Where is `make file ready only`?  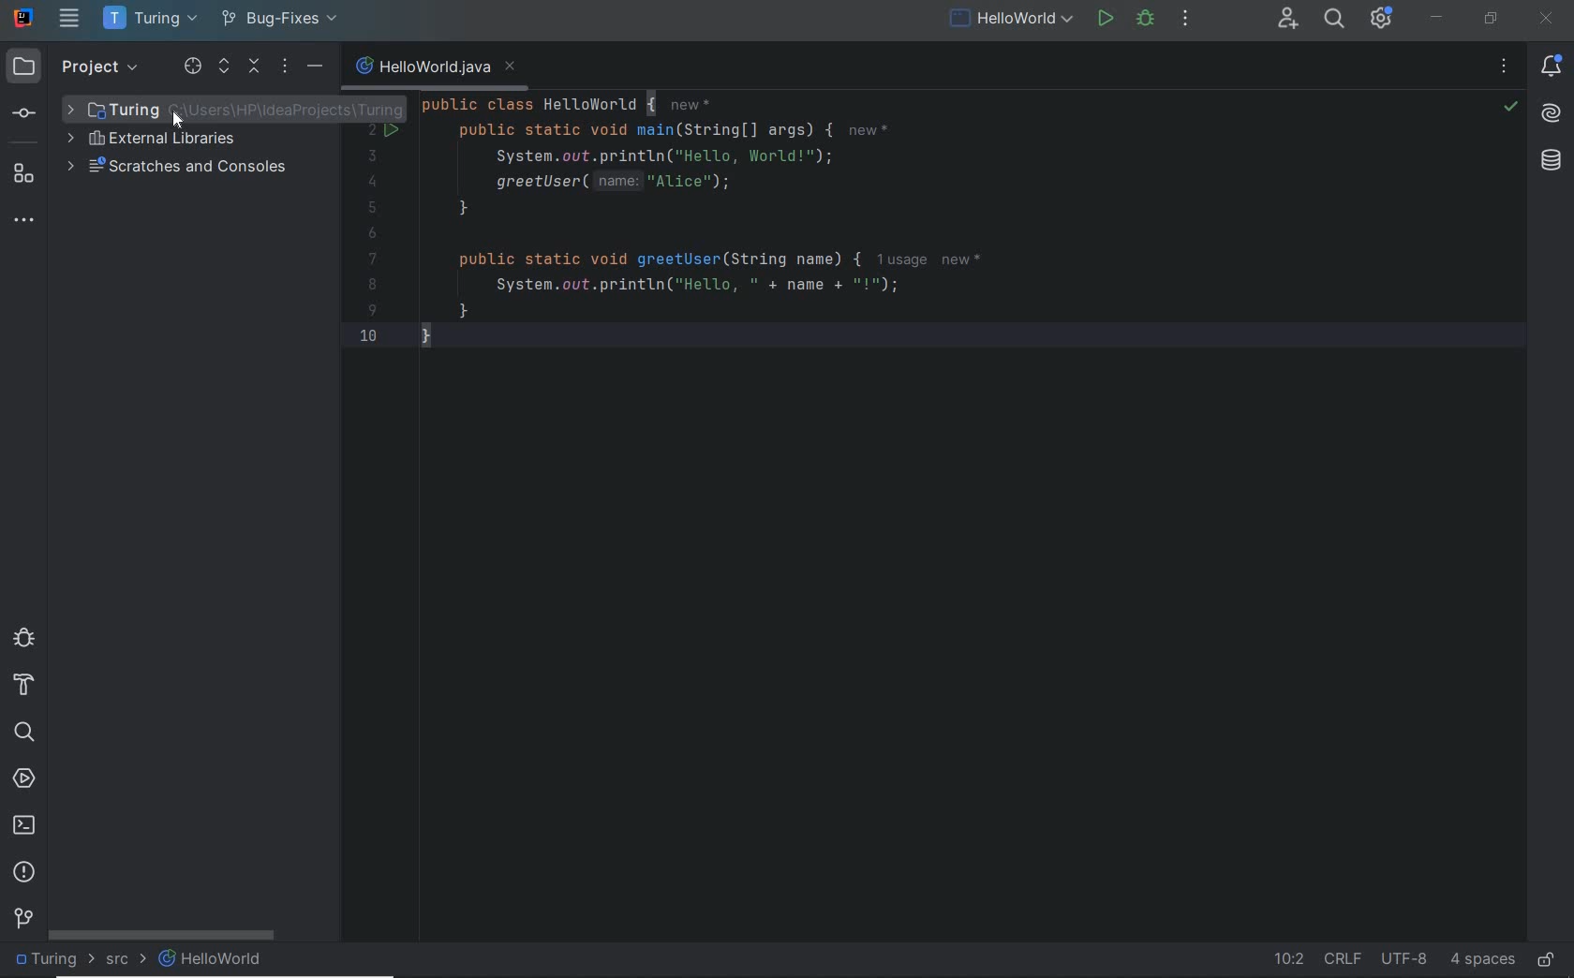
make file ready only is located at coordinates (1547, 961).